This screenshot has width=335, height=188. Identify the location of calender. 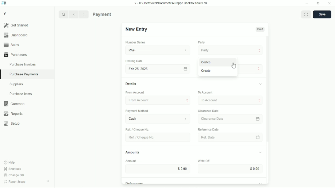
(258, 137).